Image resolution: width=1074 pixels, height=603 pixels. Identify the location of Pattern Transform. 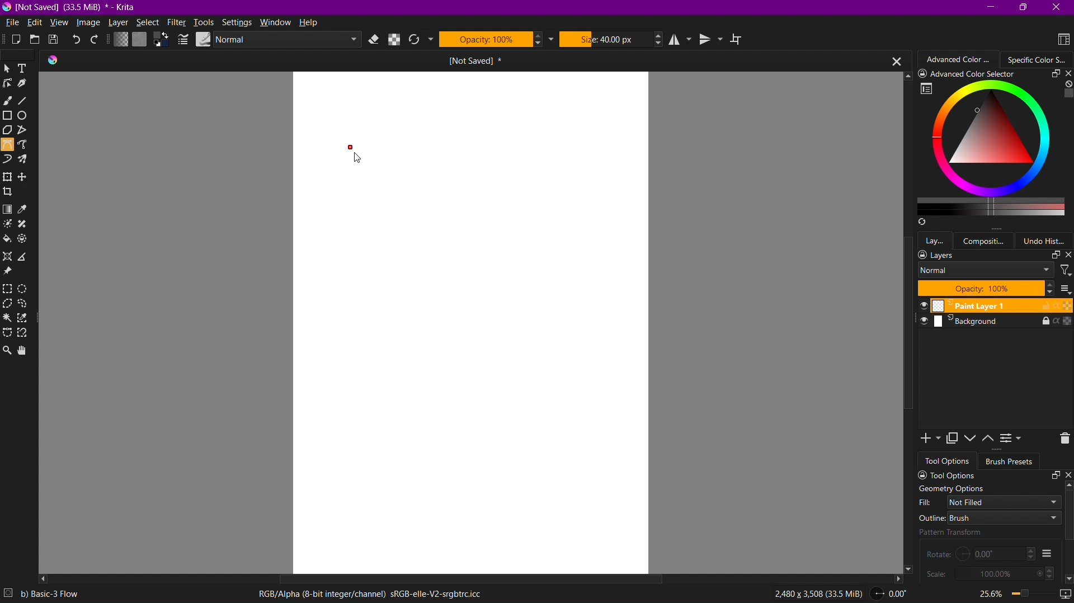
(973, 532).